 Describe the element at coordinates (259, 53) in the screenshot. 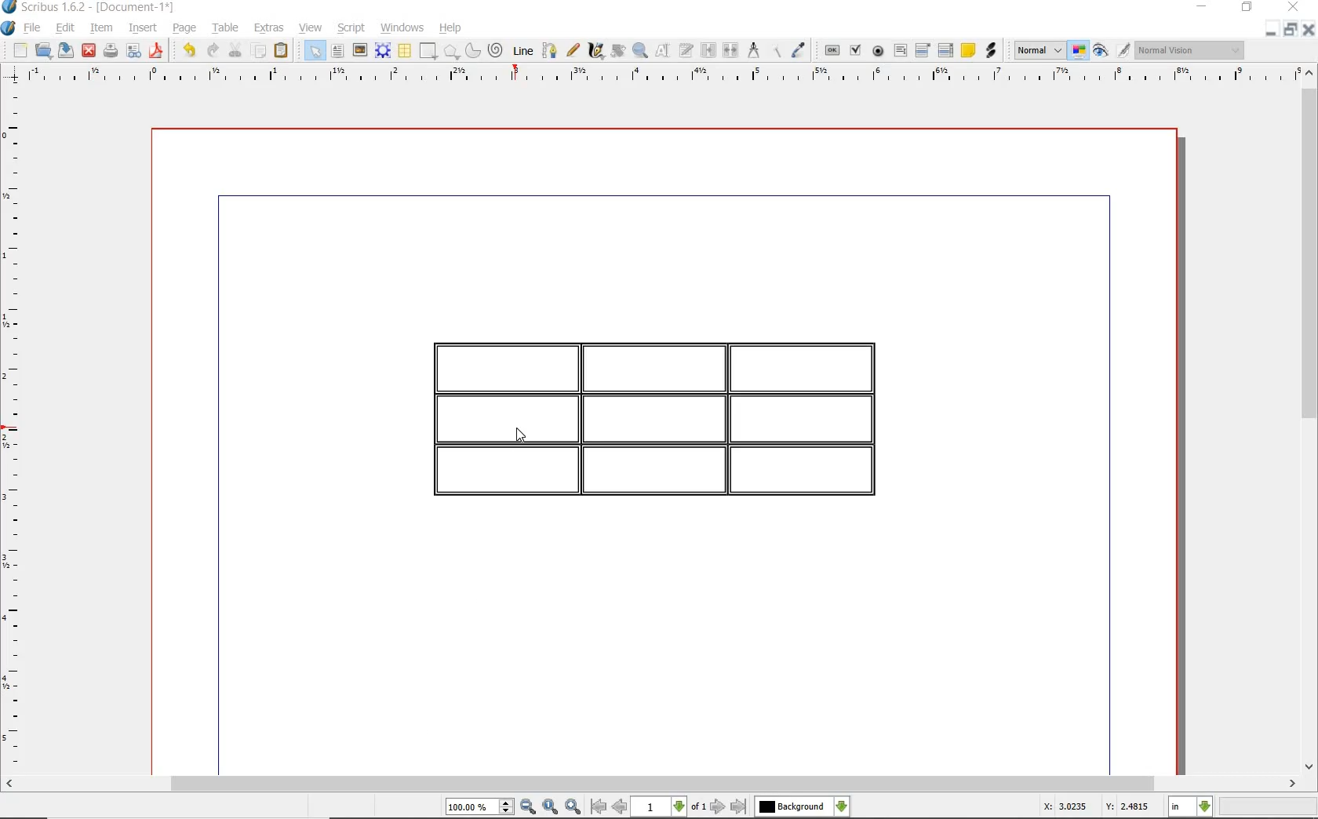

I see `copy` at that location.